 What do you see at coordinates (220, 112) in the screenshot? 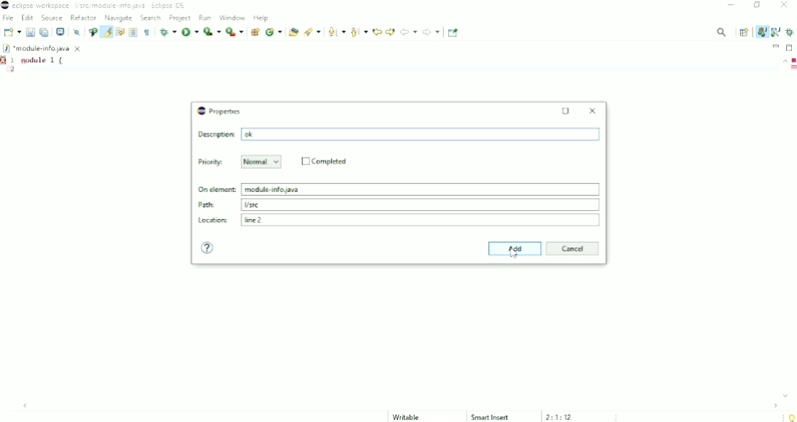
I see `Properties` at bounding box center [220, 112].